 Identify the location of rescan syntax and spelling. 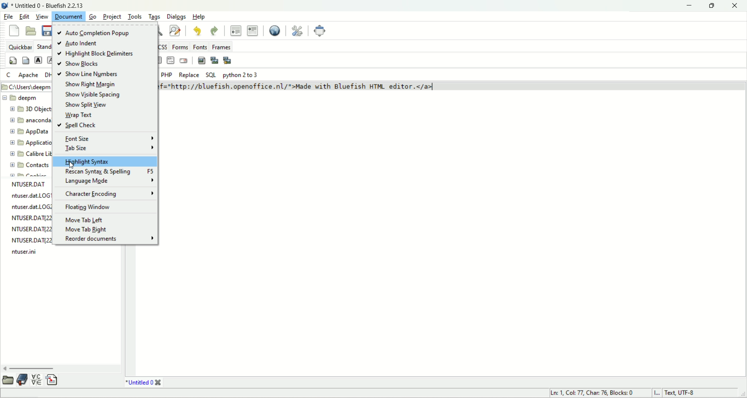
(108, 171).